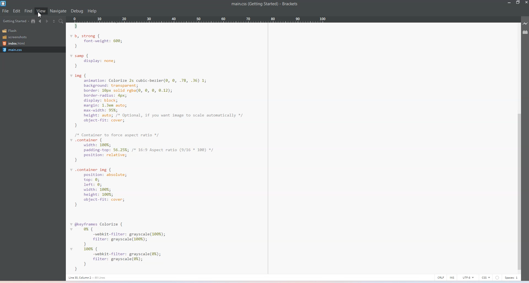  I want to click on Minimize, so click(509, 3).